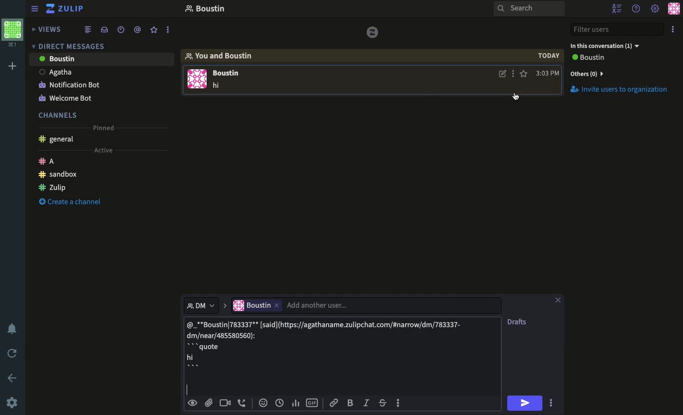 Image resolution: width=683 pixels, height=415 pixels. I want to click on Italics, so click(367, 404).